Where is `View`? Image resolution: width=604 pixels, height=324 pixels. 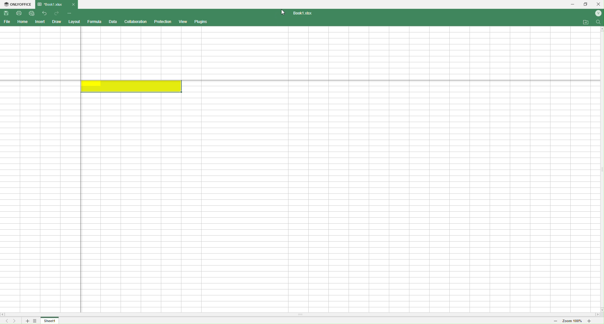 View is located at coordinates (183, 21).